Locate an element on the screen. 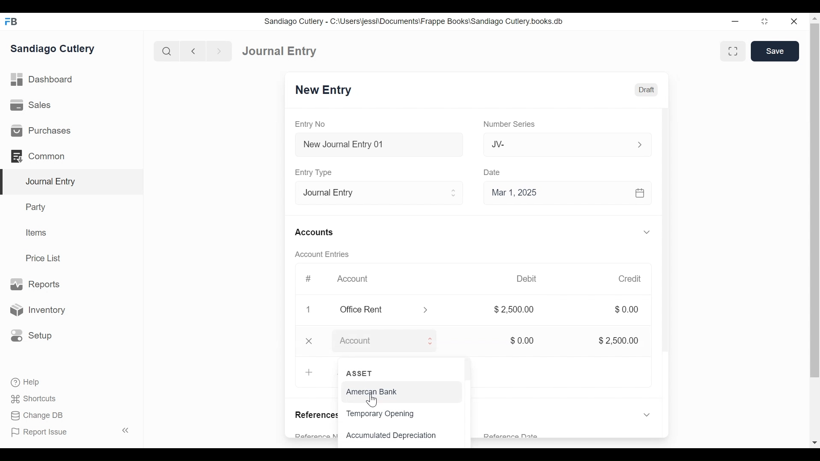  # is located at coordinates (311, 279).